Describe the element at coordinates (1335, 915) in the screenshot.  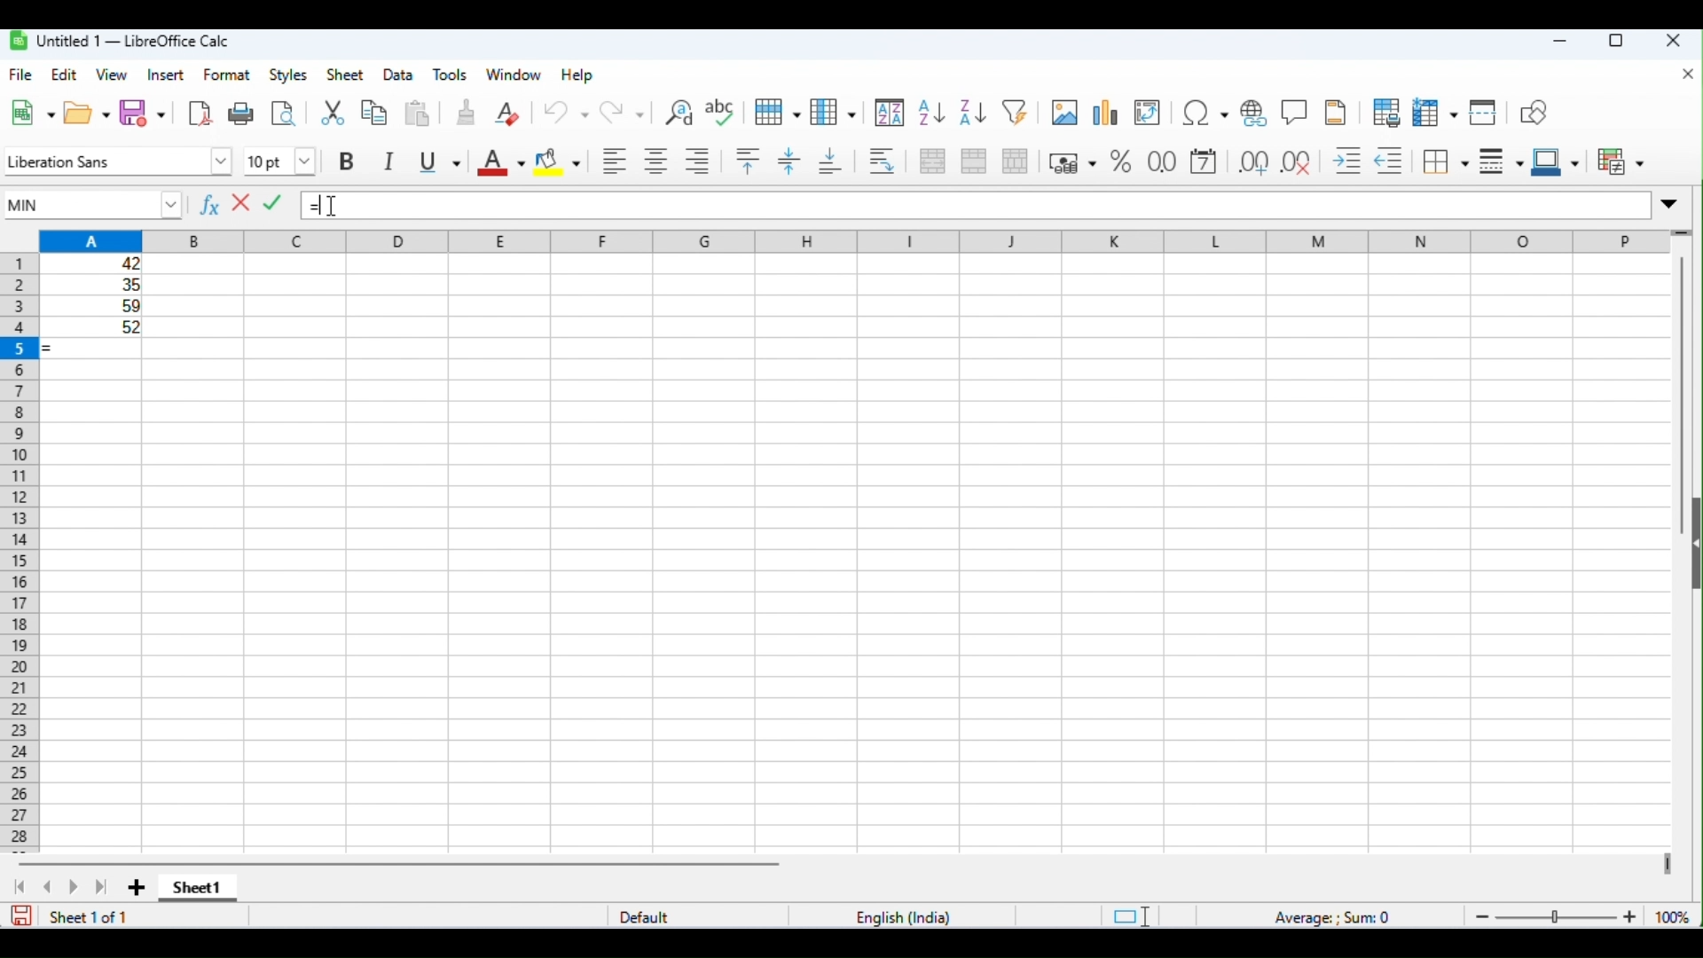
I see `formula` at that location.